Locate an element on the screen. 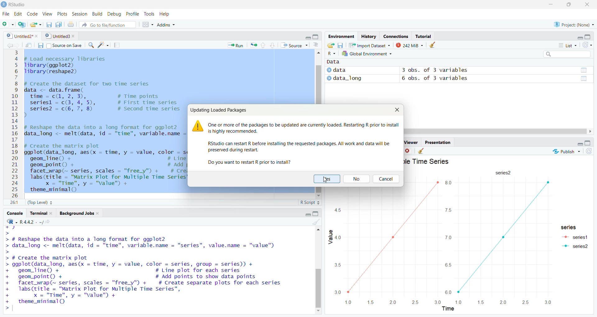 Image resolution: width=597 pixels, height=317 pixels. Tools is located at coordinates (149, 14).